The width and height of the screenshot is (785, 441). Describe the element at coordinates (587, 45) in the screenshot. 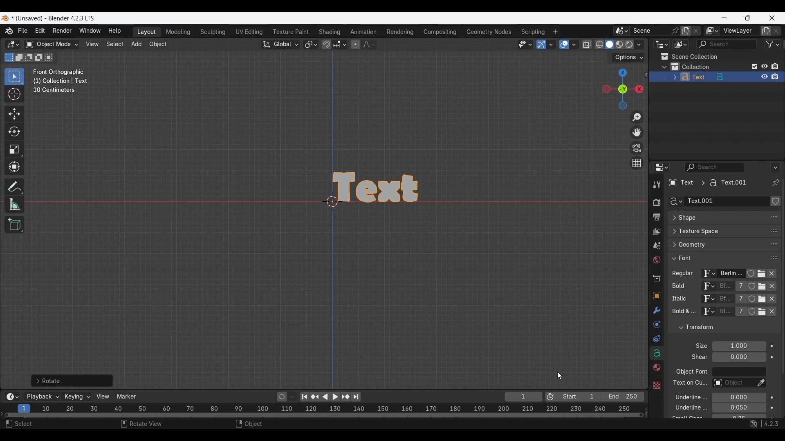

I see `Toggle X-ray` at that location.